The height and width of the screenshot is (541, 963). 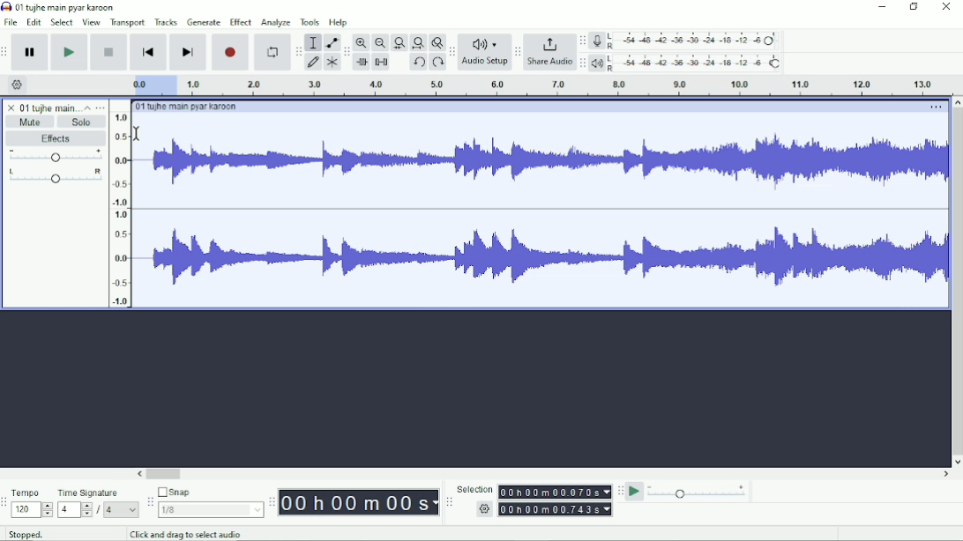 I want to click on 01 tujhe main, so click(x=49, y=108).